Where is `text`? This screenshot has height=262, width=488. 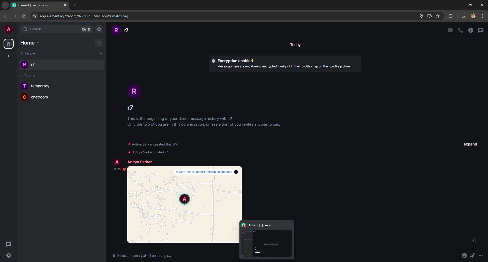 text is located at coordinates (201, 120).